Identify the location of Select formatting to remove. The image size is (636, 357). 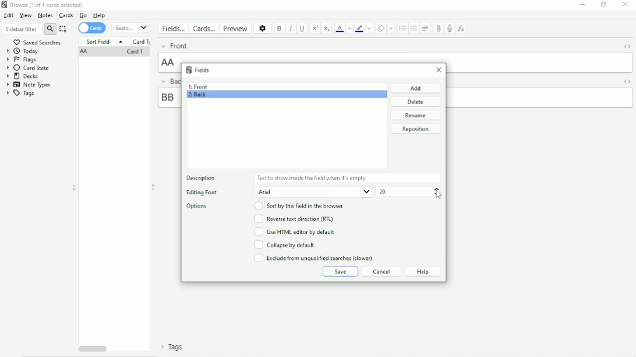
(391, 28).